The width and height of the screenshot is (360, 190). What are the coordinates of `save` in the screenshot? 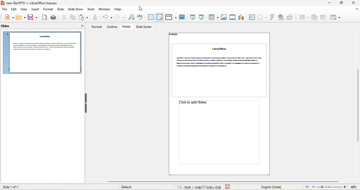 It's located at (33, 18).